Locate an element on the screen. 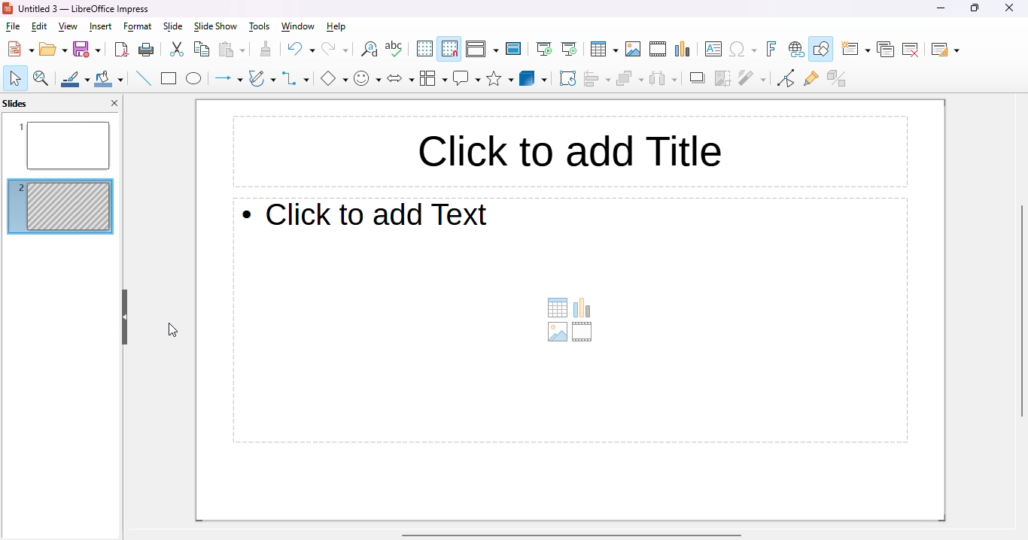  connectors is located at coordinates (296, 77).